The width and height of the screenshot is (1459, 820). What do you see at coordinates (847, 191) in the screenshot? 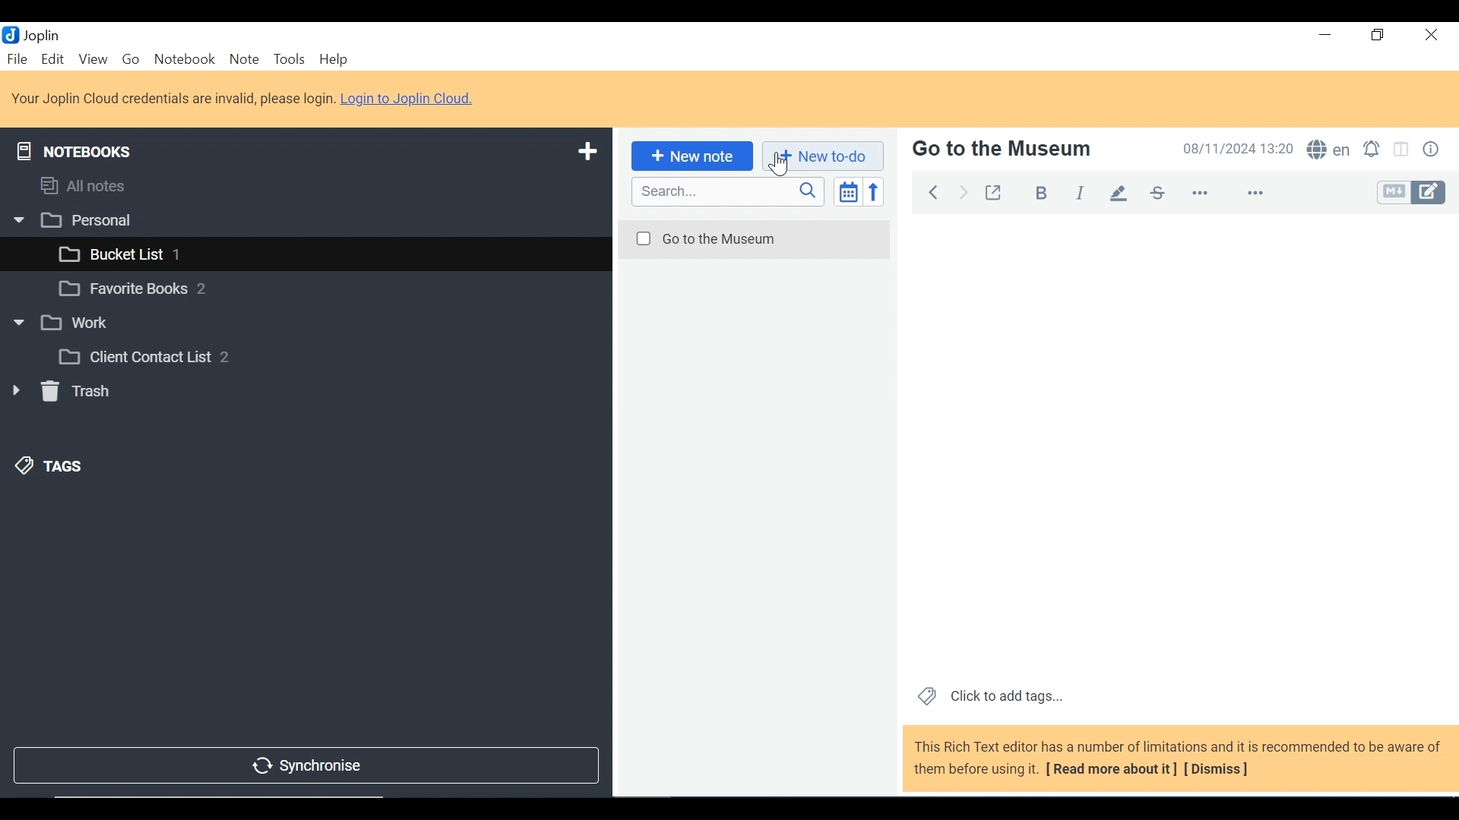
I see `Toggle sort editor list` at bounding box center [847, 191].